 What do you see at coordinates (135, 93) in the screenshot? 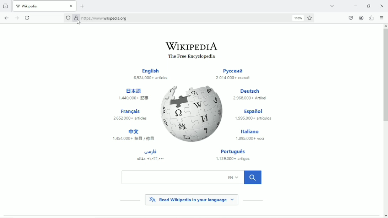
I see `Bx
1,440.000+ BE` at bounding box center [135, 93].